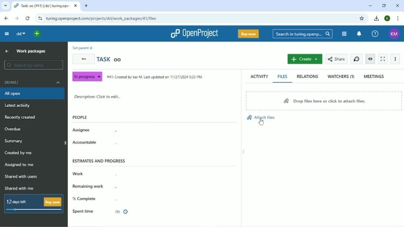 The width and height of the screenshot is (404, 227). I want to click on Work, so click(79, 173).